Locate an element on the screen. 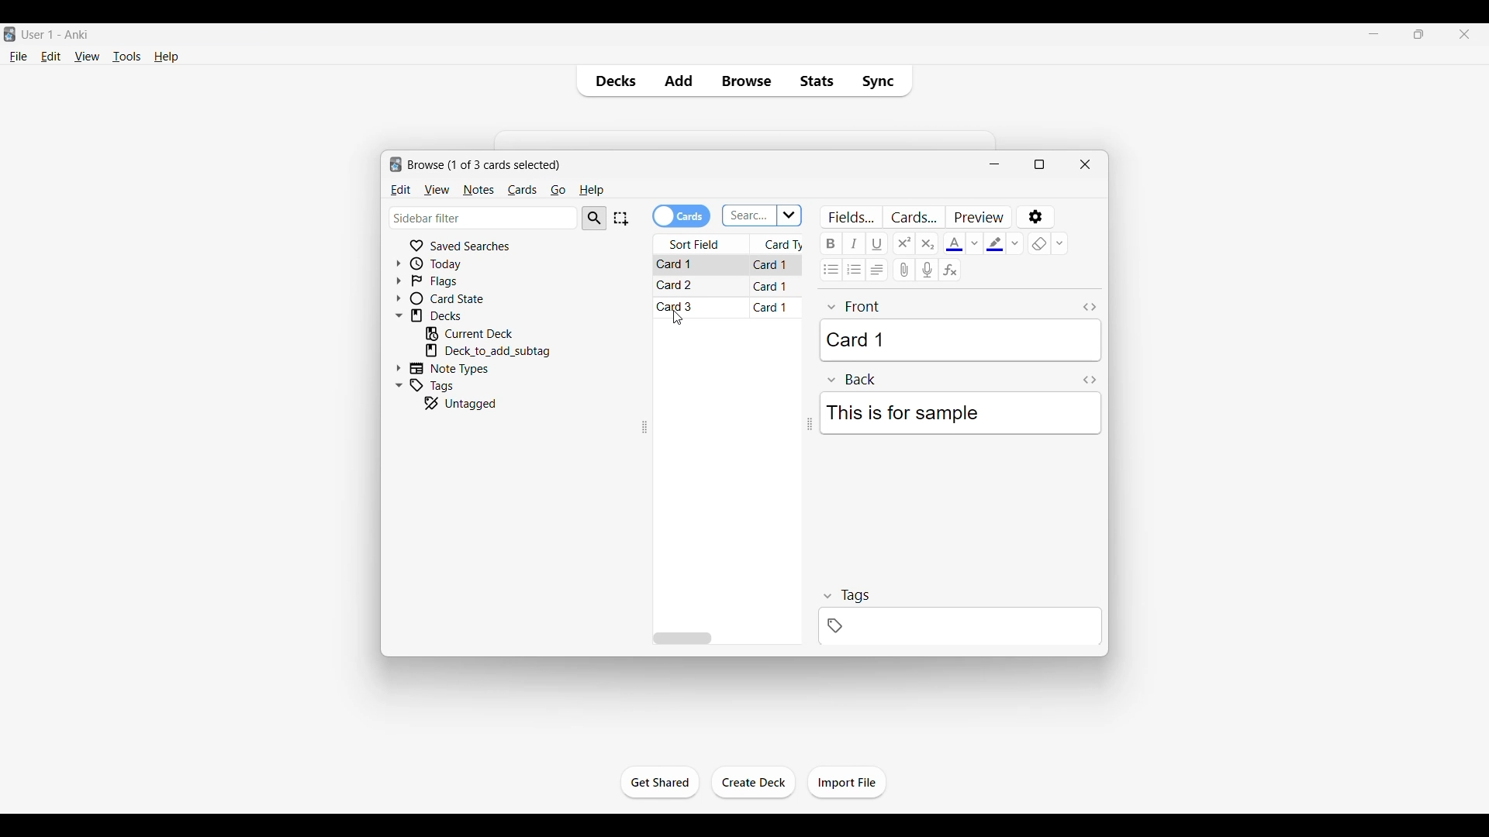 The width and height of the screenshot is (1489, 837). Click to start the study session for current deck is located at coordinates (660, 783).